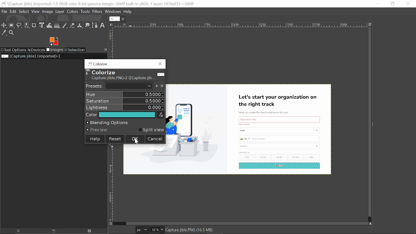  I want to click on Unit of the current image, so click(142, 229).